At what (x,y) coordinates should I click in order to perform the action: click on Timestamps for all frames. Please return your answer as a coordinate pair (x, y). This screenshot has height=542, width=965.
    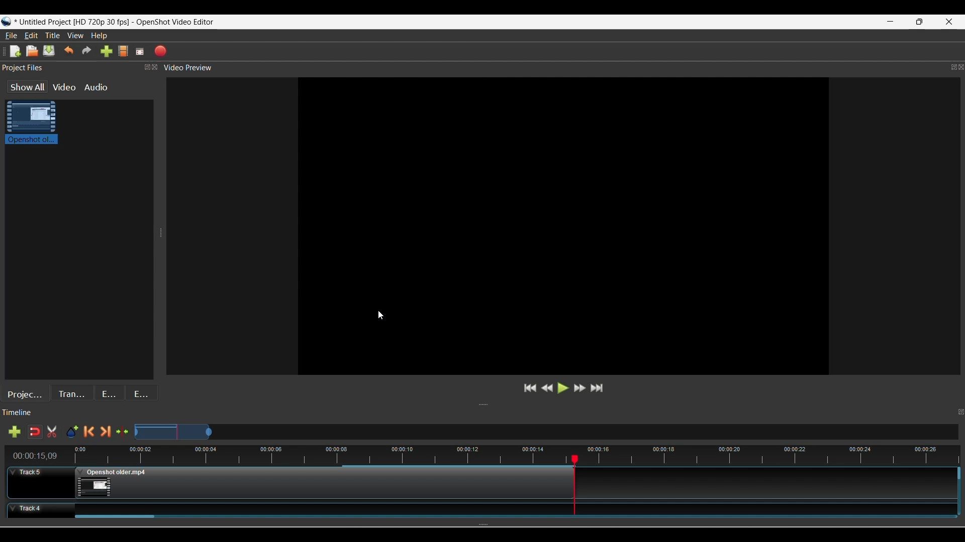
    Looking at the image, I should click on (319, 454).